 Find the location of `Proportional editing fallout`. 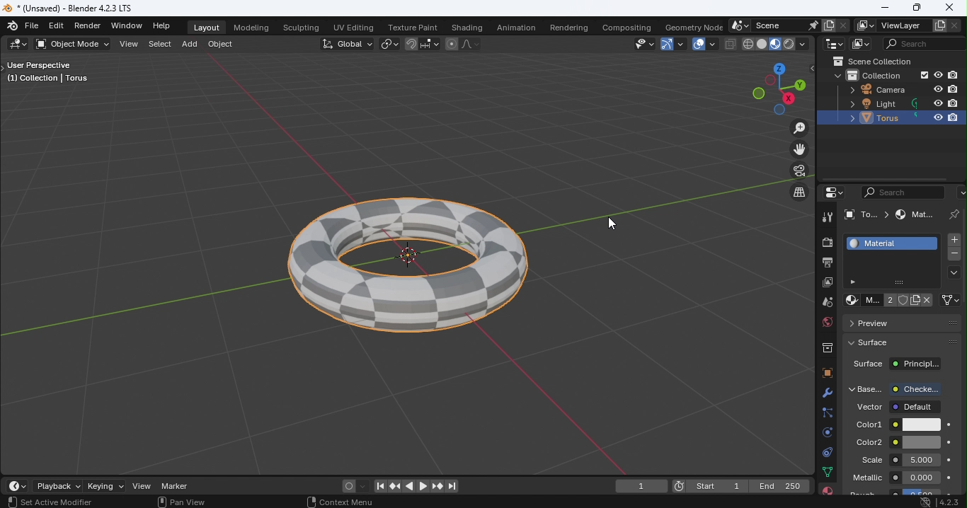

Proportional editing fallout is located at coordinates (470, 42).